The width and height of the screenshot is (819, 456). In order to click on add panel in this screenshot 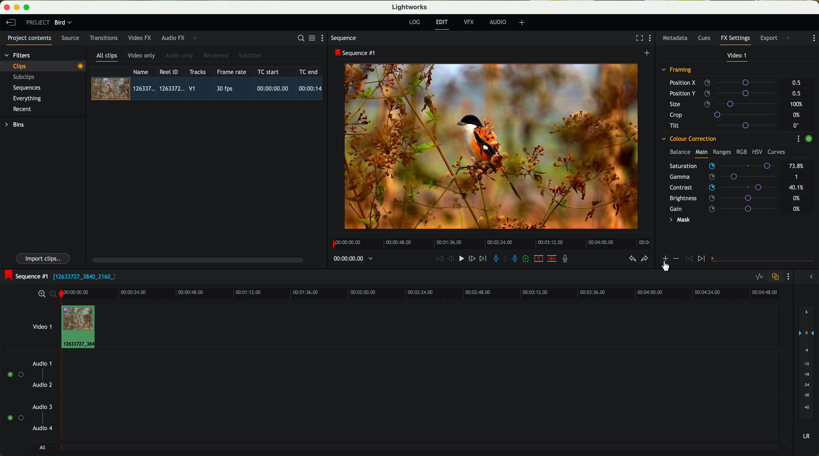, I will do `click(790, 39)`.